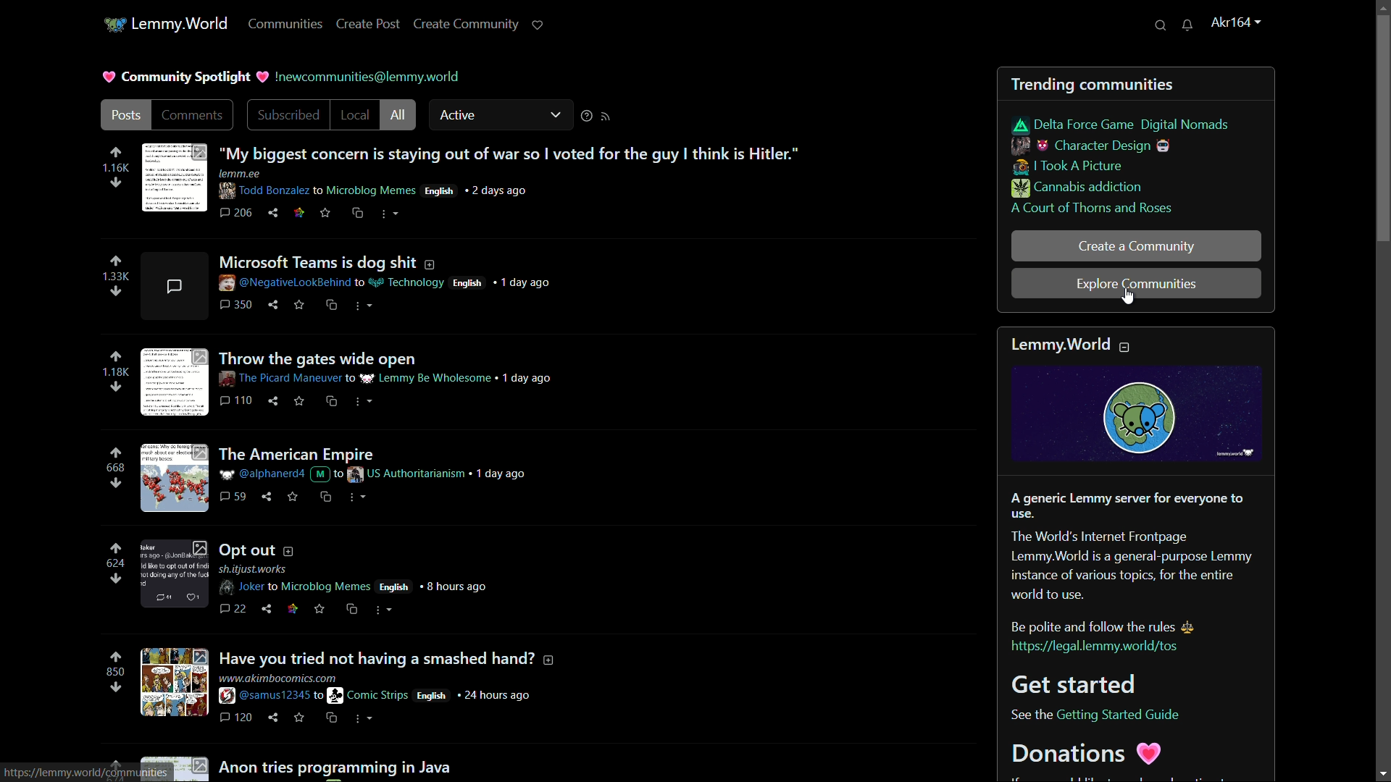 Image resolution: width=1391 pixels, height=782 pixels. What do you see at coordinates (115, 467) in the screenshot?
I see `number of votes` at bounding box center [115, 467].